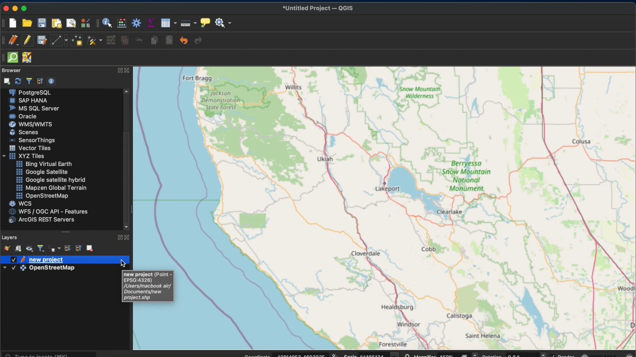 This screenshot has width=636, height=357. I want to click on untitled project QGIS, so click(318, 8).